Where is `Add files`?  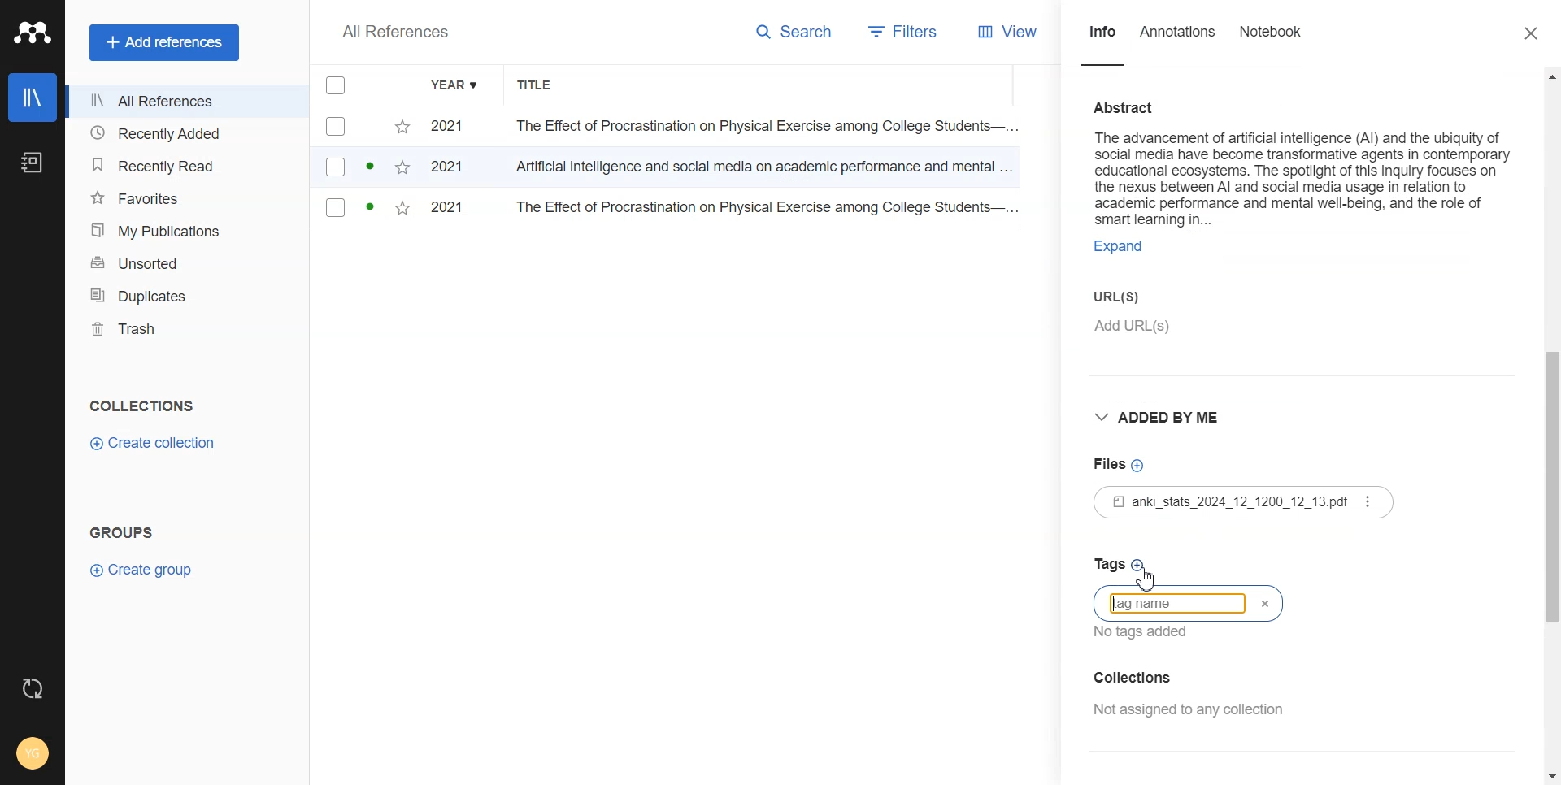 Add files is located at coordinates (1123, 464).